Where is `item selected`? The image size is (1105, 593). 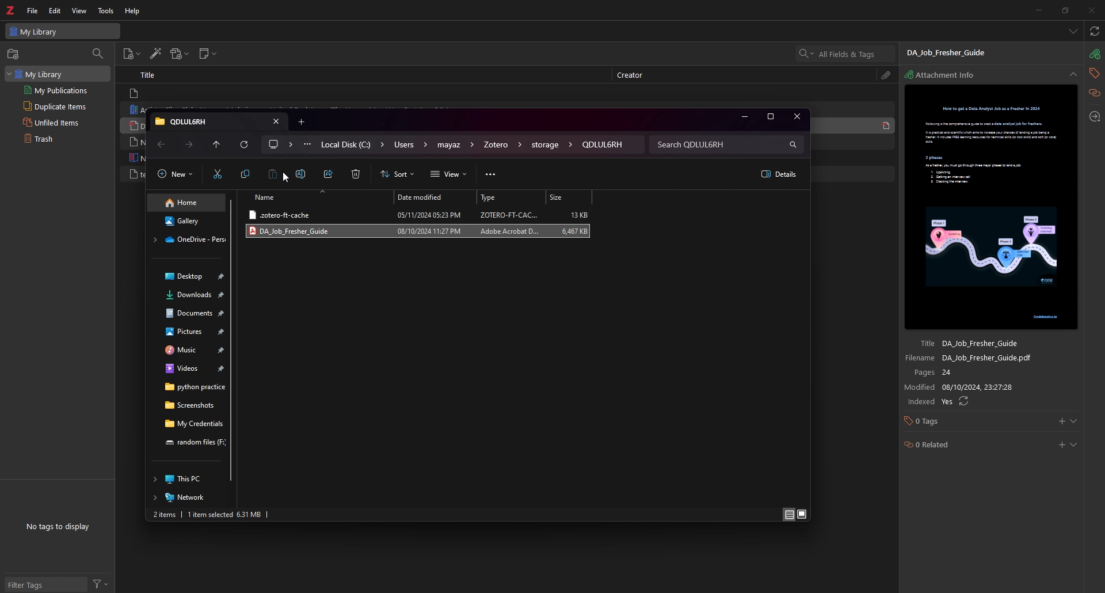 item selected is located at coordinates (210, 514).